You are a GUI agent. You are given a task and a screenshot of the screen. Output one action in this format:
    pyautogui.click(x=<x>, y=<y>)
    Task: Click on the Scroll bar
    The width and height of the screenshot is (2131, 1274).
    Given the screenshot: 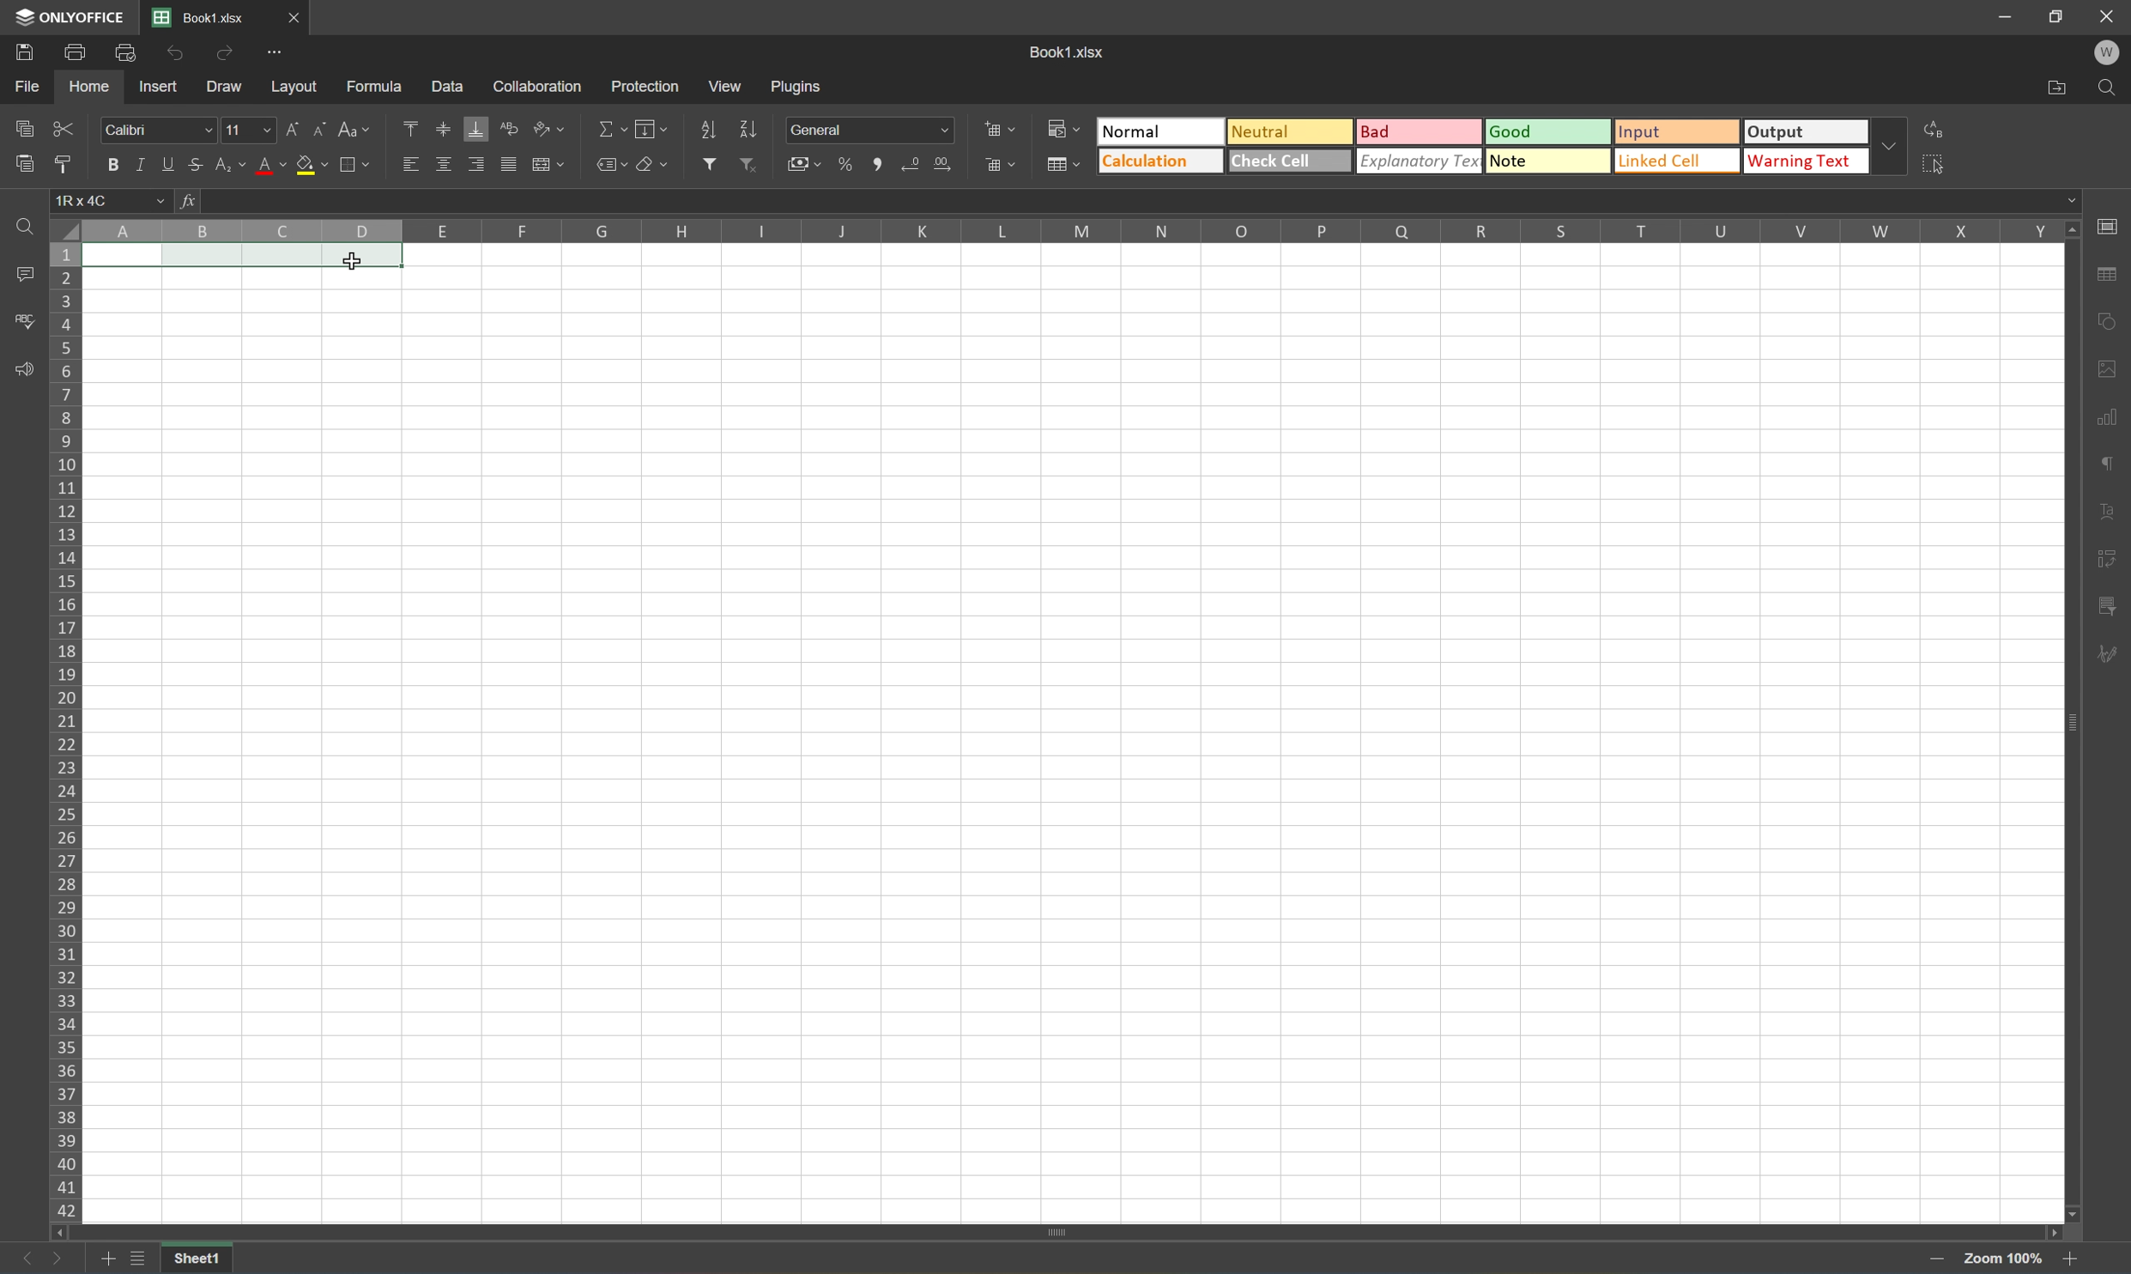 What is the action you would take?
    pyautogui.click(x=2067, y=724)
    